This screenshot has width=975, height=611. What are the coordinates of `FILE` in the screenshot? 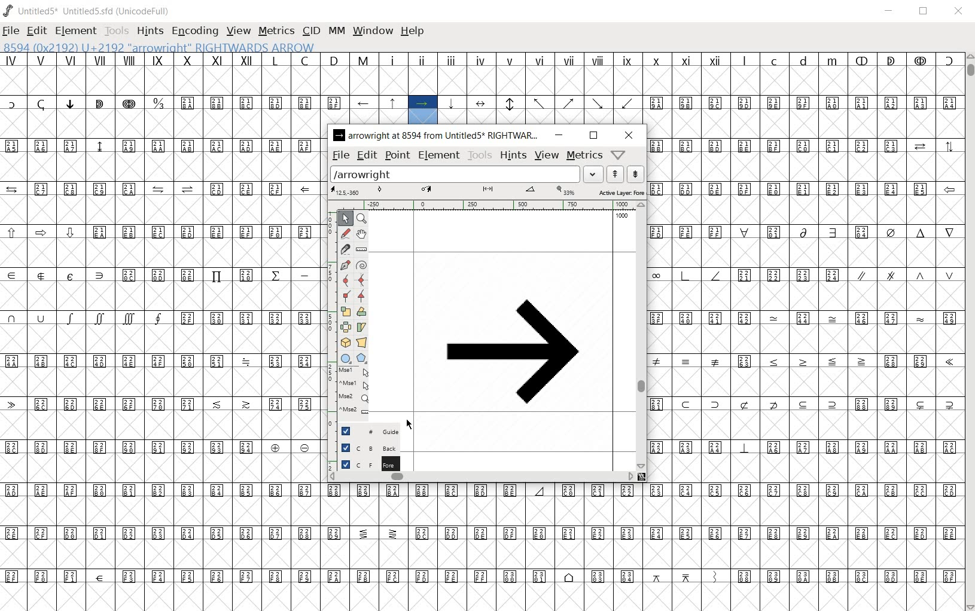 It's located at (11, 30).